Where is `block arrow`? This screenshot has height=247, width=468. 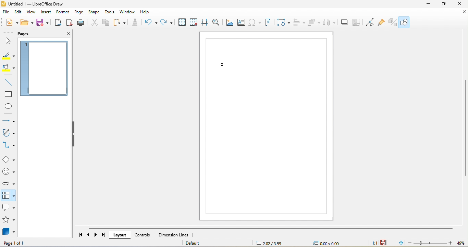
block arrow is located at coordinates (8, 183).